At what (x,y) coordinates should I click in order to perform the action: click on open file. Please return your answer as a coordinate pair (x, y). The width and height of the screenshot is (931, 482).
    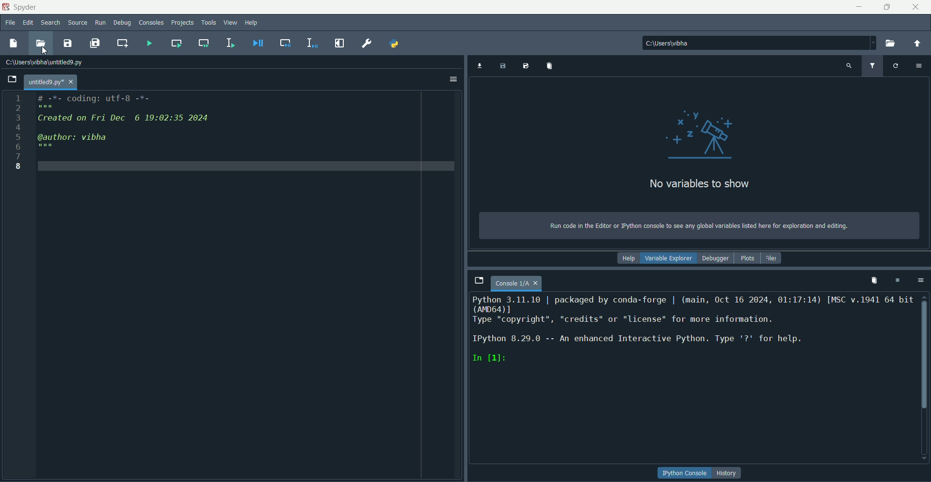
    Looking at the image, I should click on (42, 41).